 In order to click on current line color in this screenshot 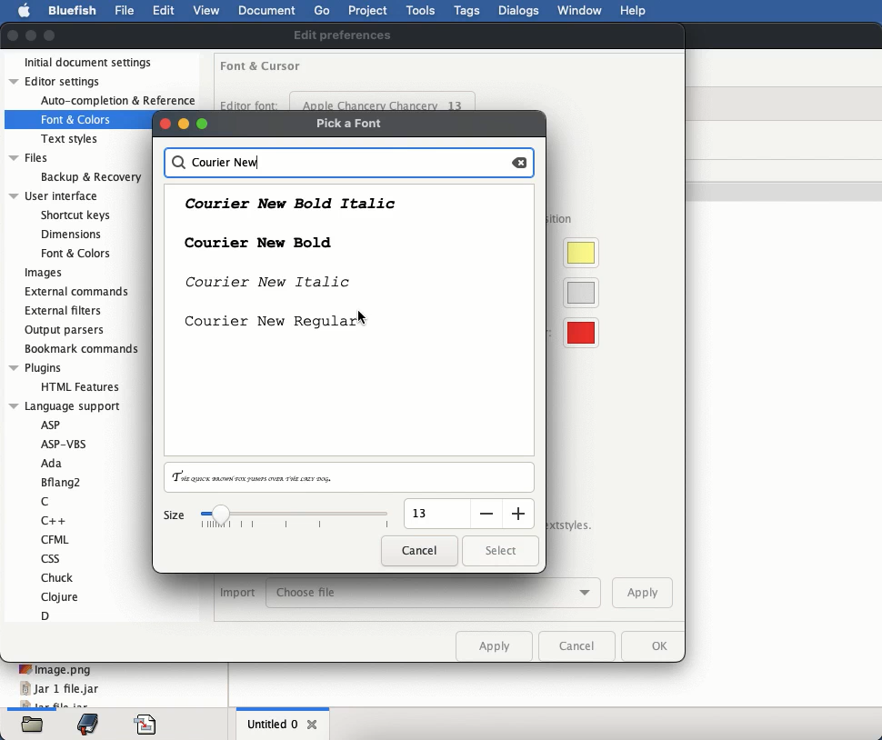, I will do `click(577, 294)`.